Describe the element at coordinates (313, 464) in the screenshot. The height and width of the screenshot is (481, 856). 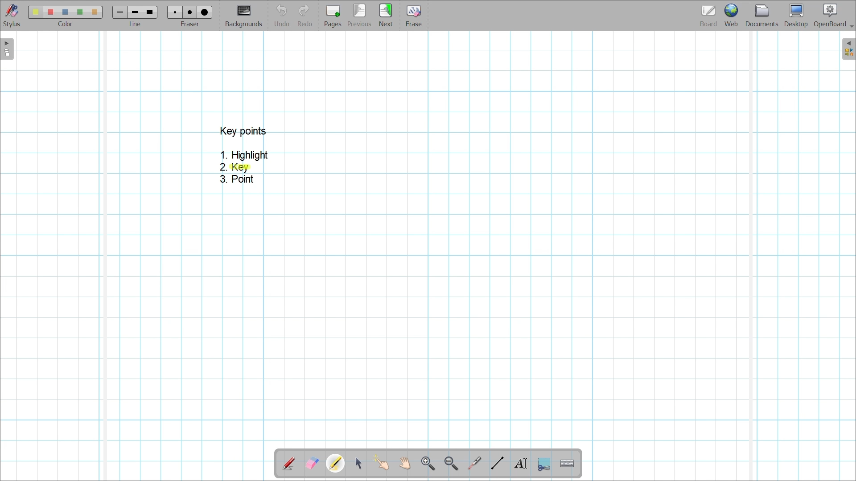
I see `Erase annotation` at that location.